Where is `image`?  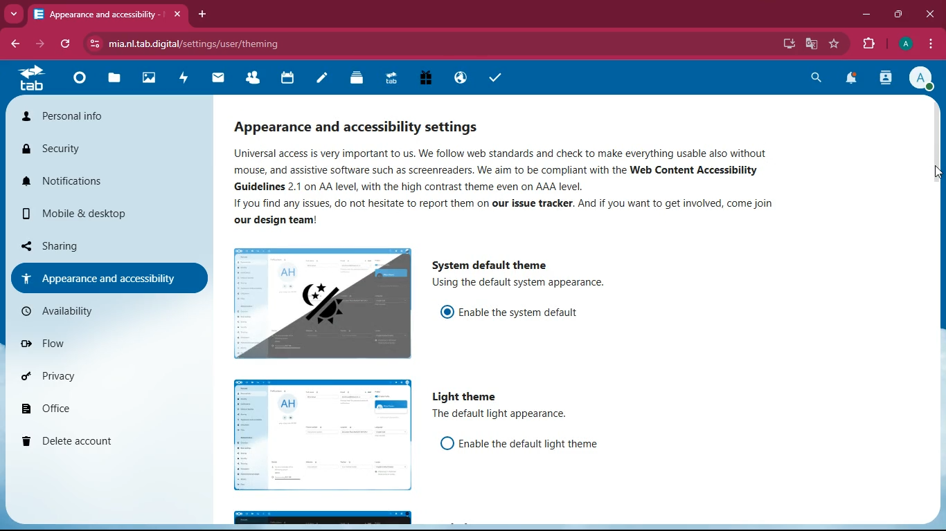 image is located at coordinates (324, 305).